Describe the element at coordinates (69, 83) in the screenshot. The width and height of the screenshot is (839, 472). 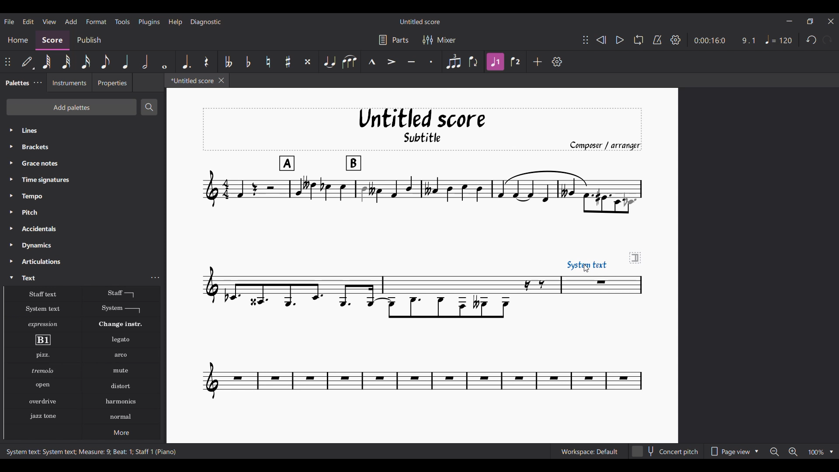
I see `Instruments` at that location.